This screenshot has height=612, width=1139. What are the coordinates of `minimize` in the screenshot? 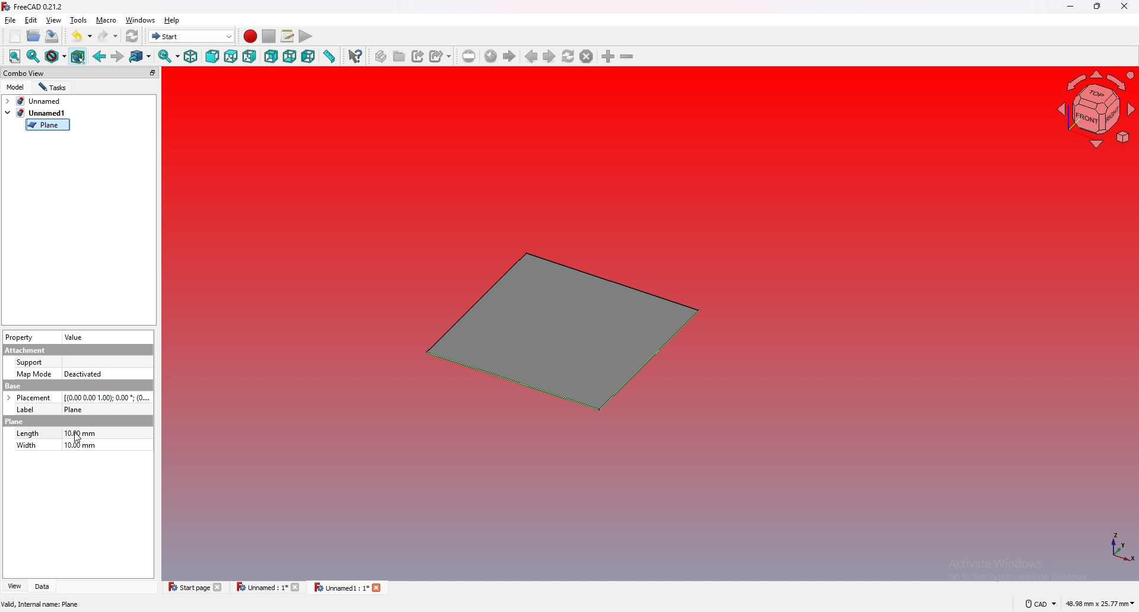 It's located at (1071, 7).